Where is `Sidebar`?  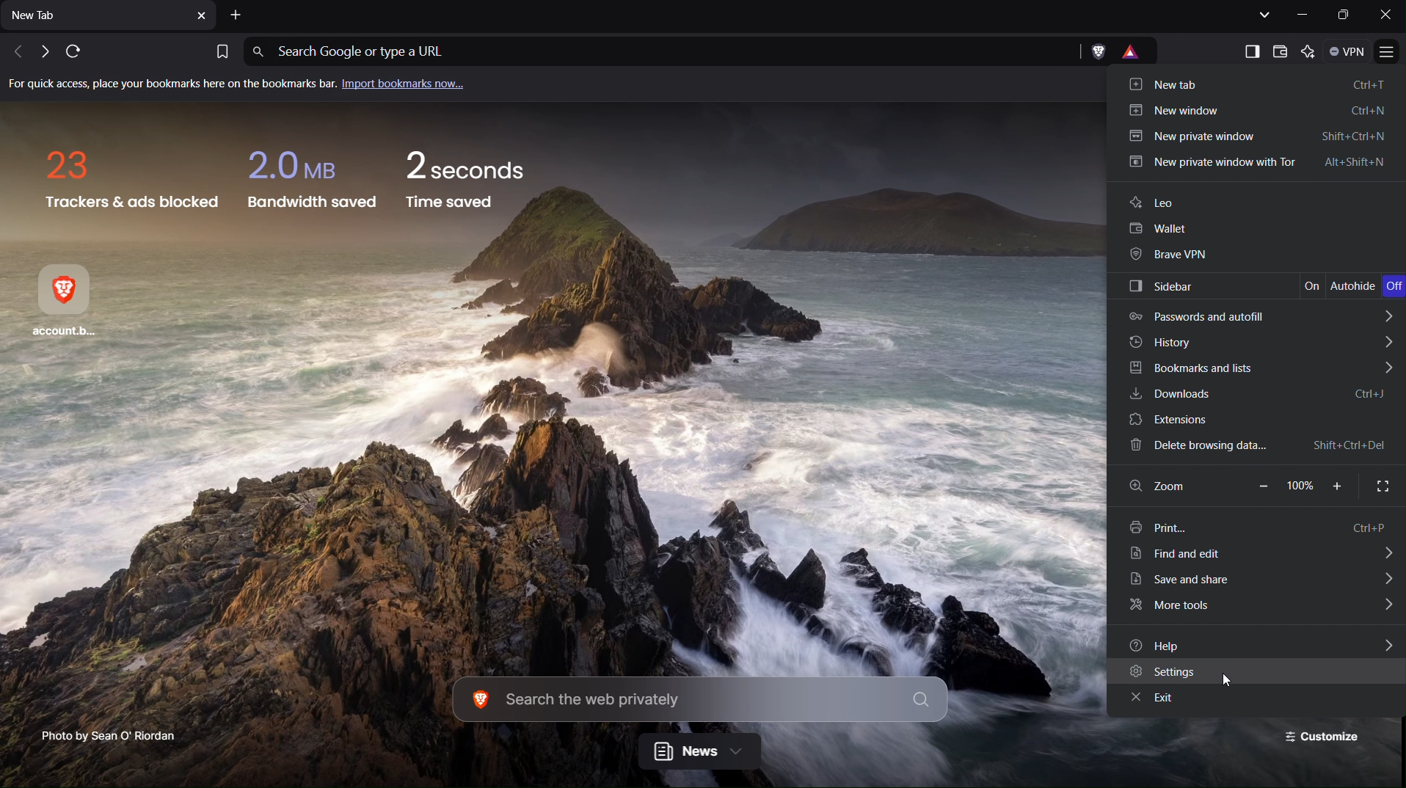 Sidebar is located at coordinates (1208, 286).